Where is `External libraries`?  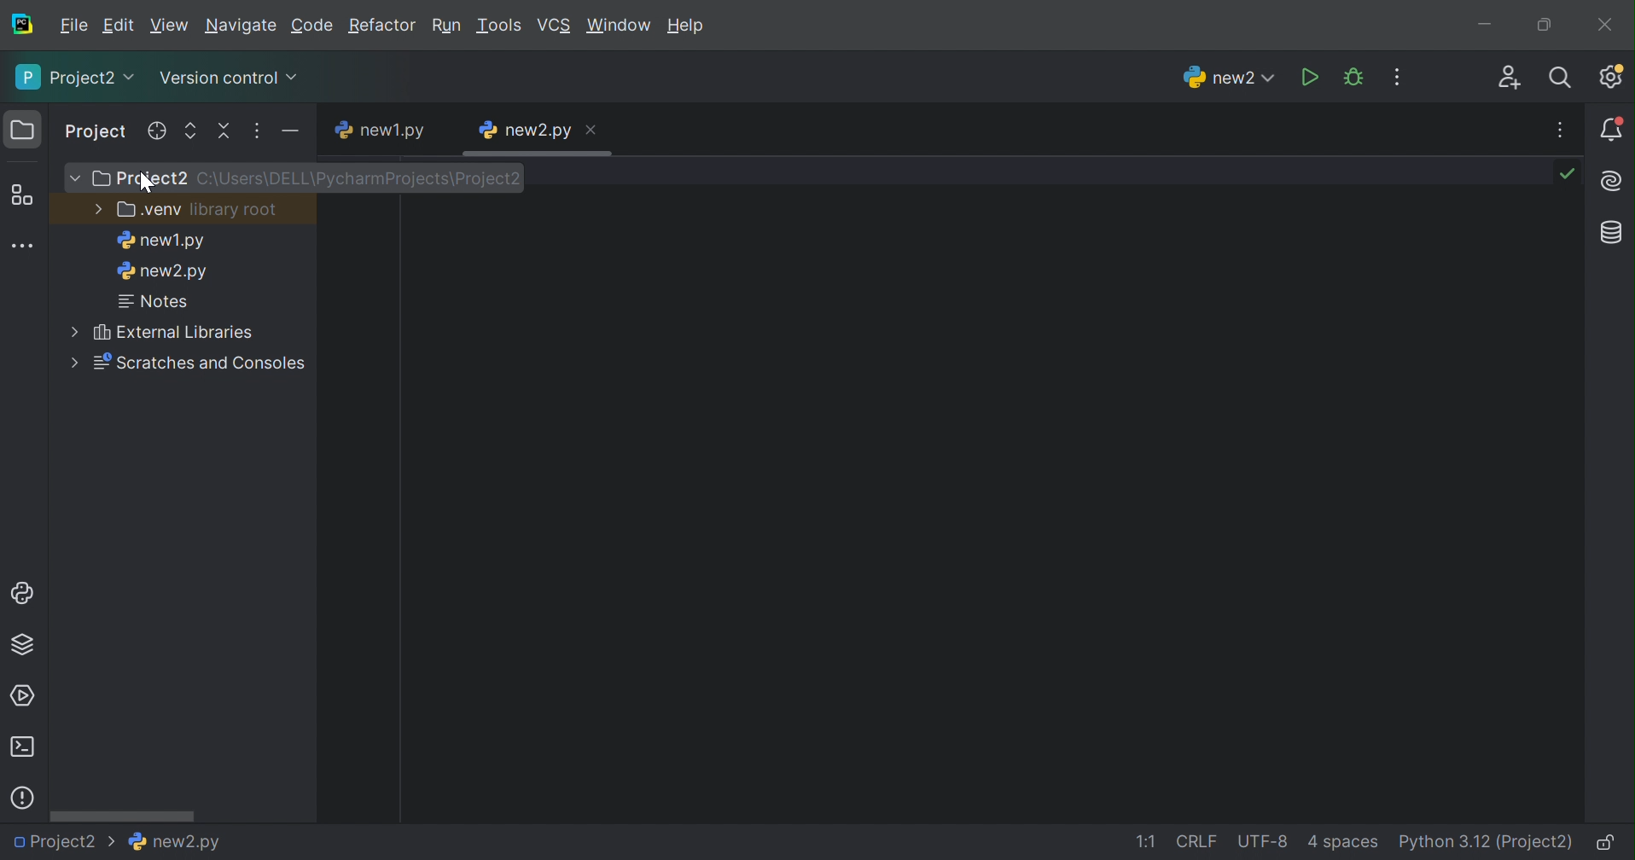 External libraries is located at coordinates (173, 332).